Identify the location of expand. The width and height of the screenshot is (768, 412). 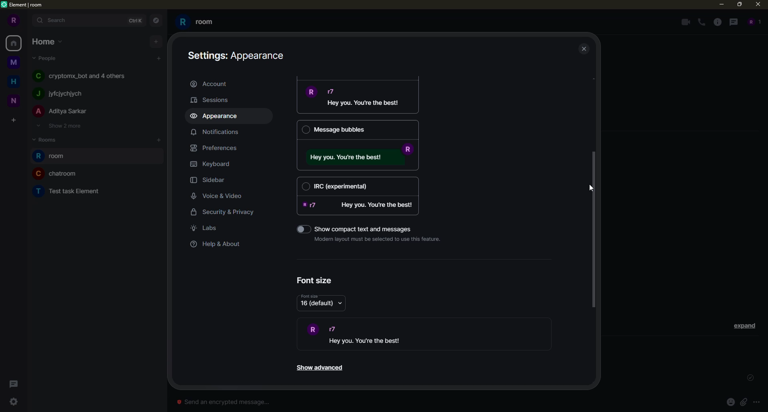
(29, 21).